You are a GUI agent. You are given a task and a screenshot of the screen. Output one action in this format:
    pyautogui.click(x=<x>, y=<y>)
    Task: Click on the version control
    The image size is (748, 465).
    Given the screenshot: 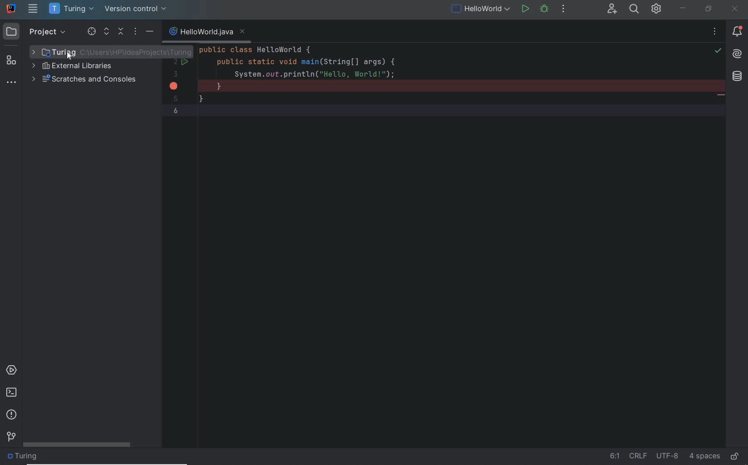 What is the action you would take?
    pyautogui.click(x=137, y=10)
    